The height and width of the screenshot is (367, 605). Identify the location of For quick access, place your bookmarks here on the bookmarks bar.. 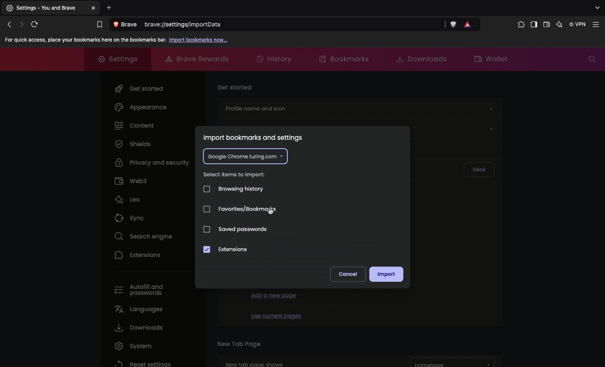
(84, 40).